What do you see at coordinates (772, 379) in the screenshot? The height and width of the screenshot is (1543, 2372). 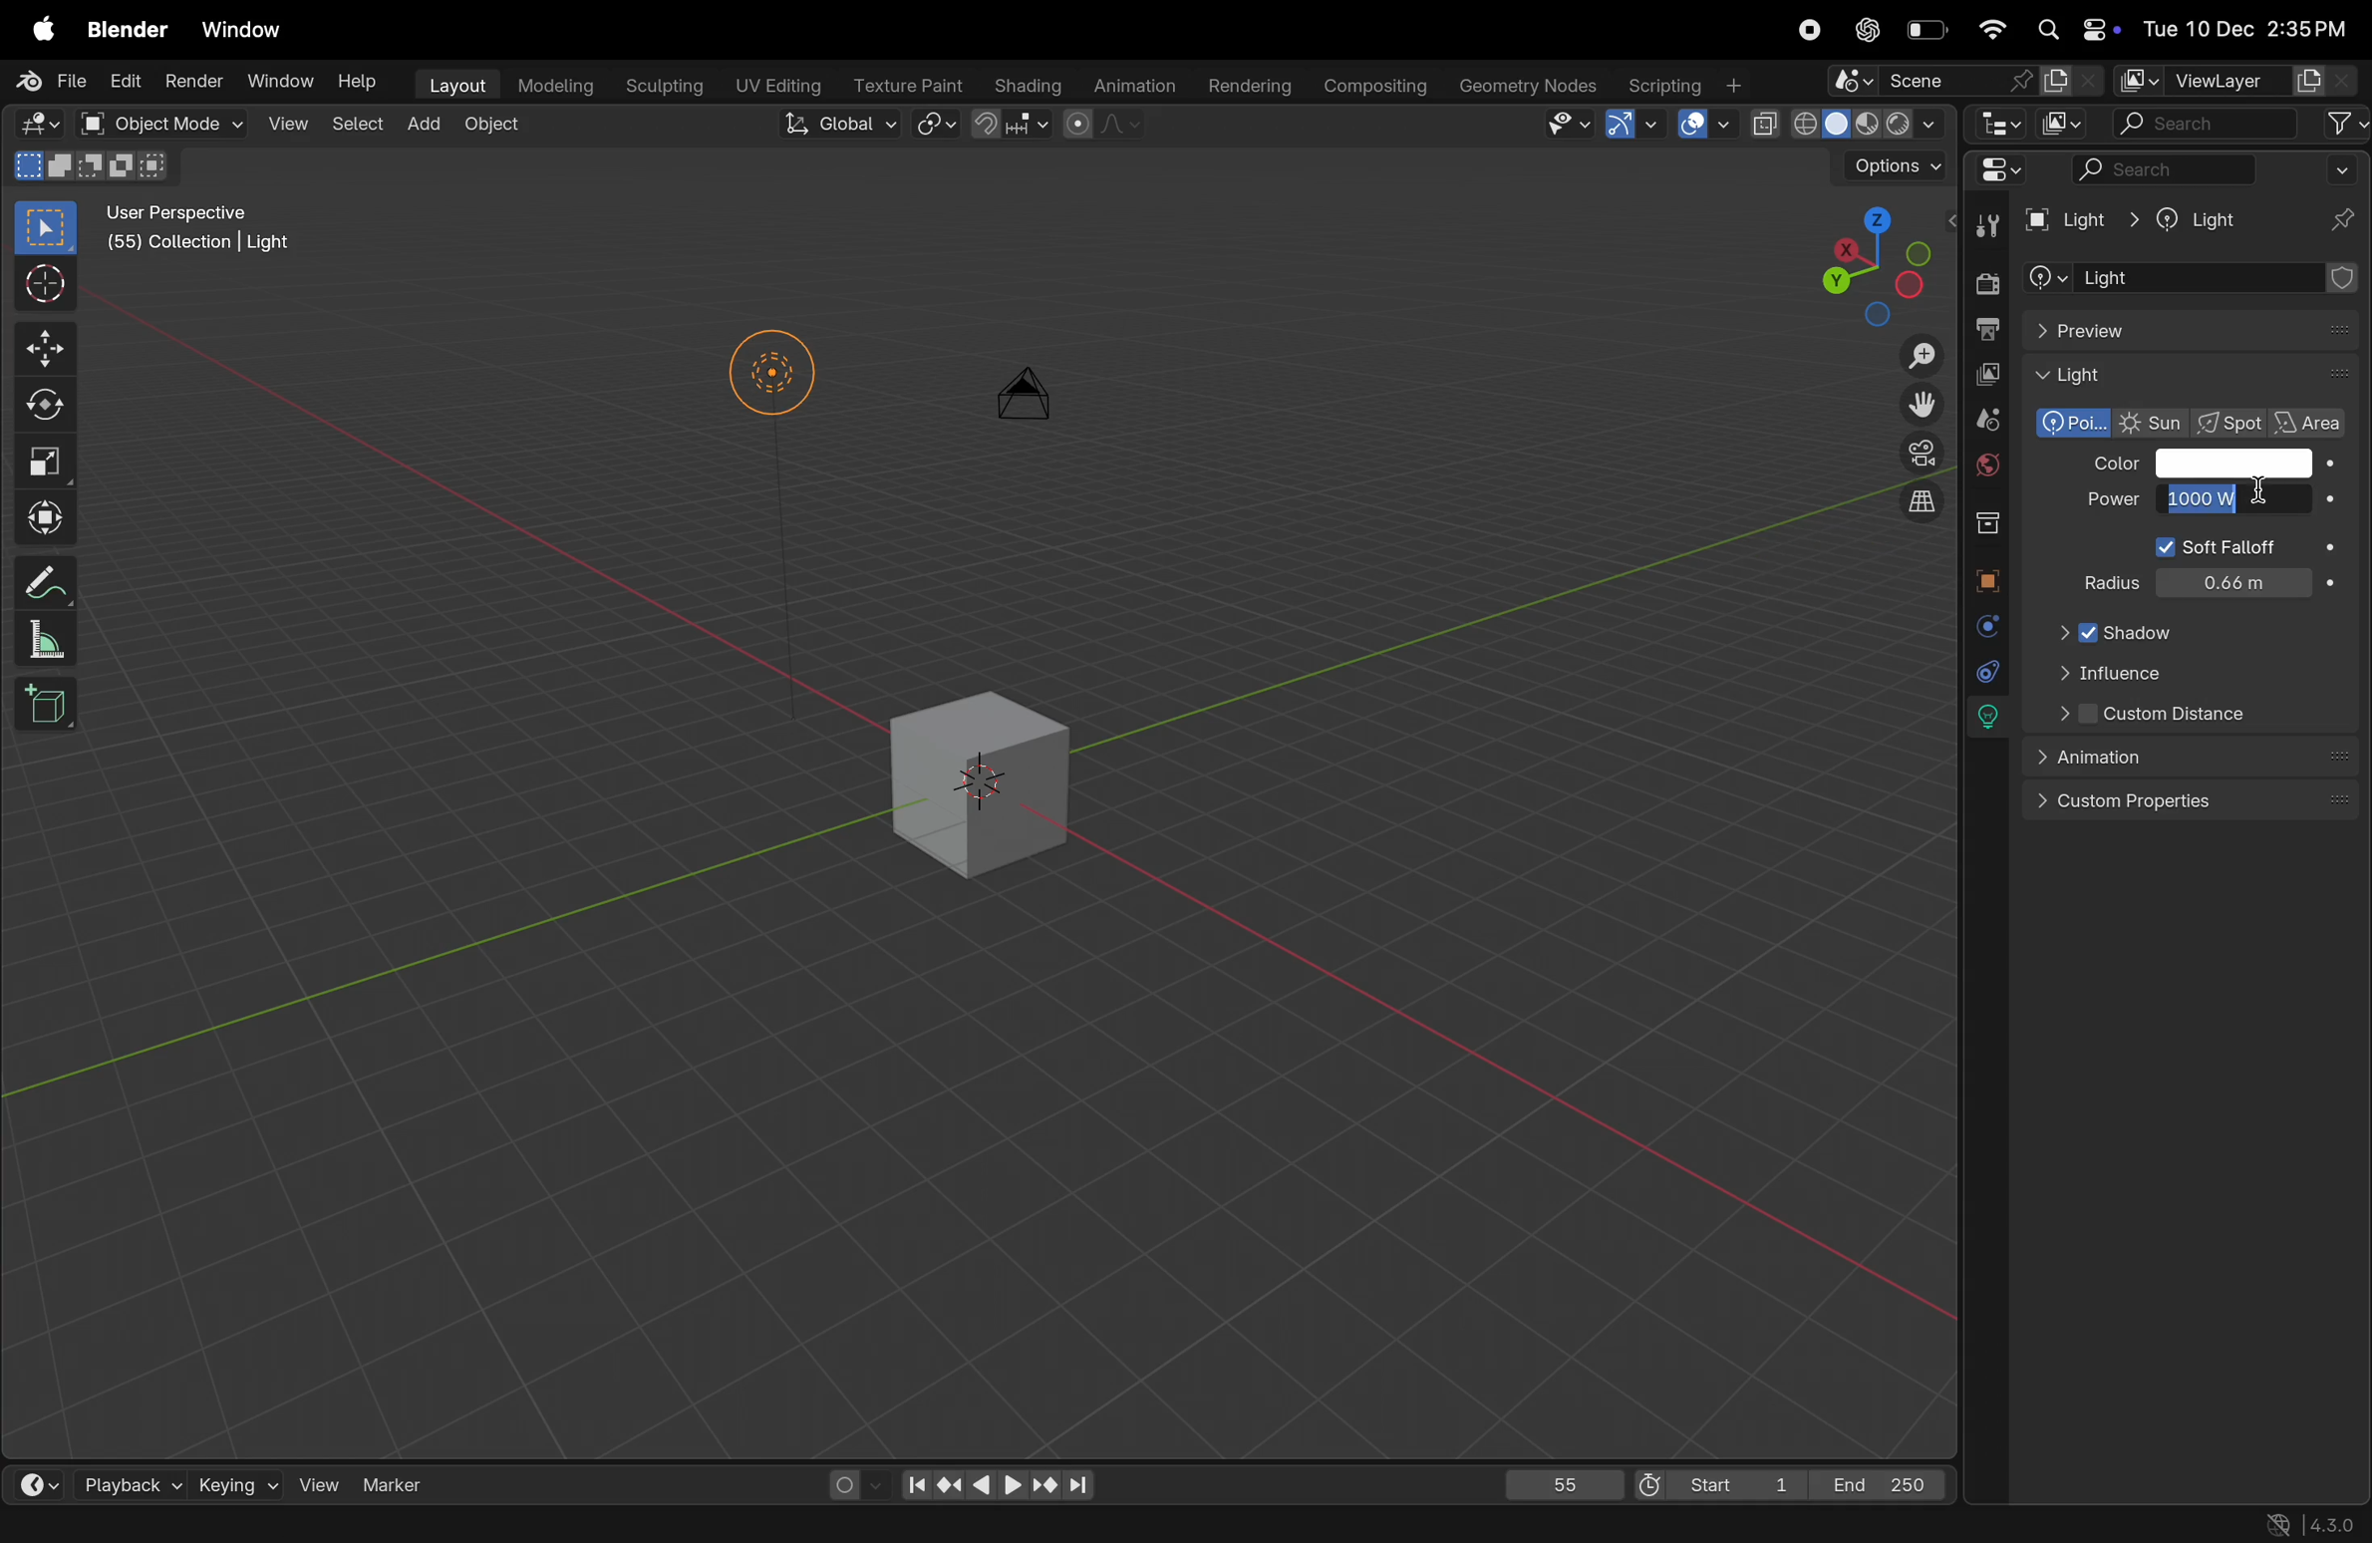 I see `Lights` at bounding box center [772, 379].